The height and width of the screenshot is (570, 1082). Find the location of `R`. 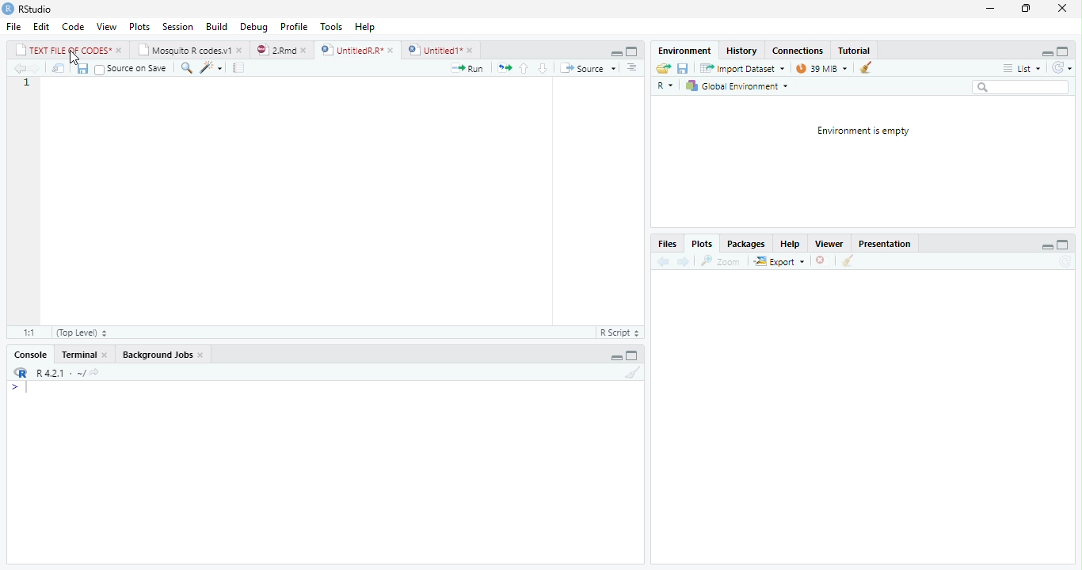

R is located at coordinates (19, 372).